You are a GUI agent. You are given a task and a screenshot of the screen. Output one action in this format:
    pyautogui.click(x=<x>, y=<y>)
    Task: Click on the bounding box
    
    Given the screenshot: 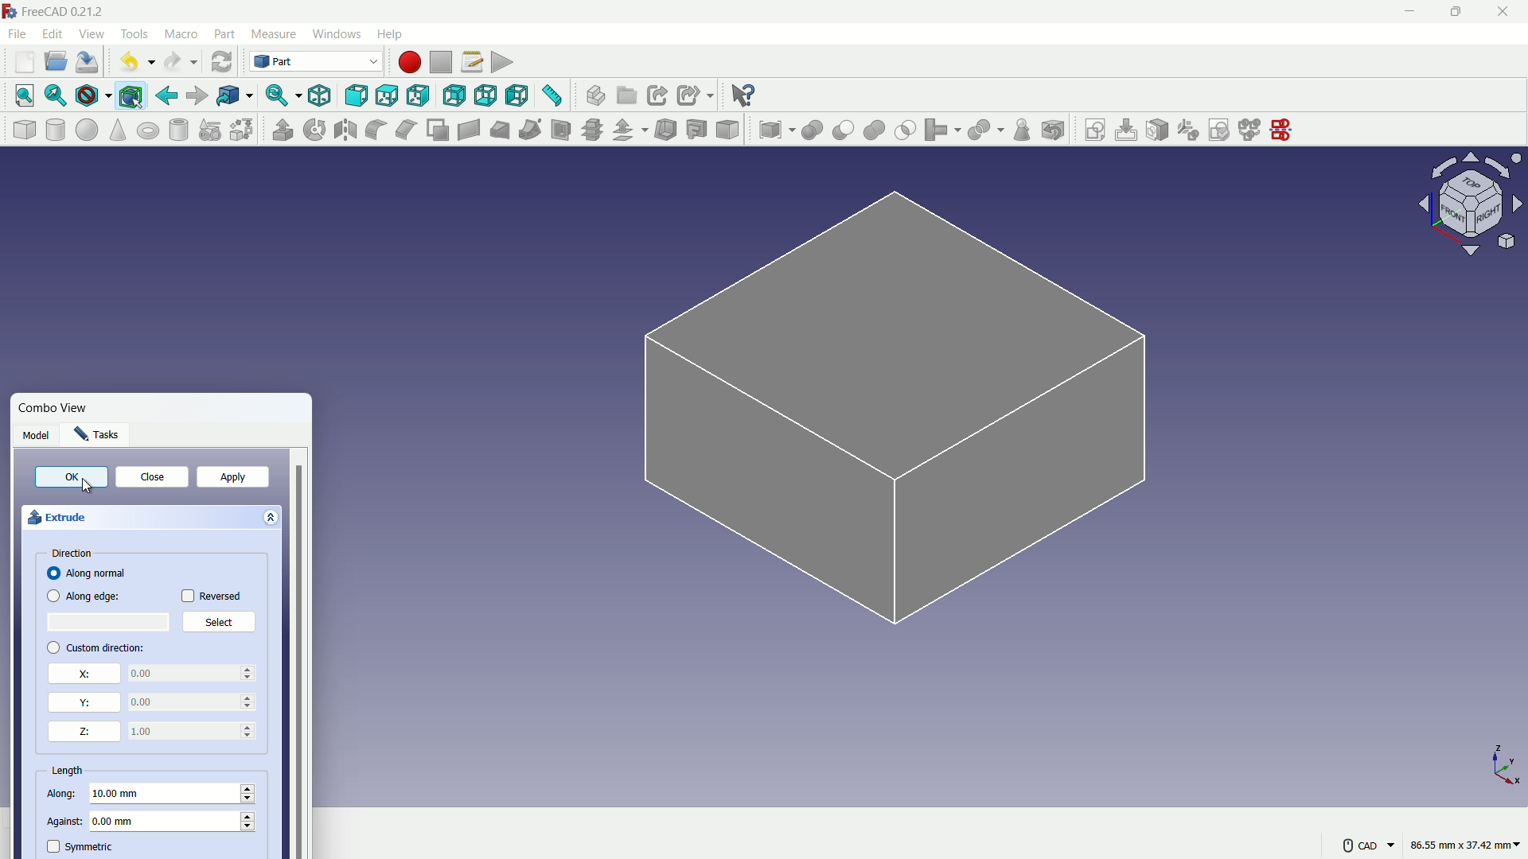 What is the action you would take?
    pyautogui.click(x=131, y=97)
    